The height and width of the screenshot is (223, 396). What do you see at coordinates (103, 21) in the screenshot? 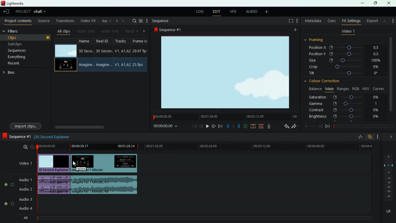
I see `au` at bounding box center [103, 21].